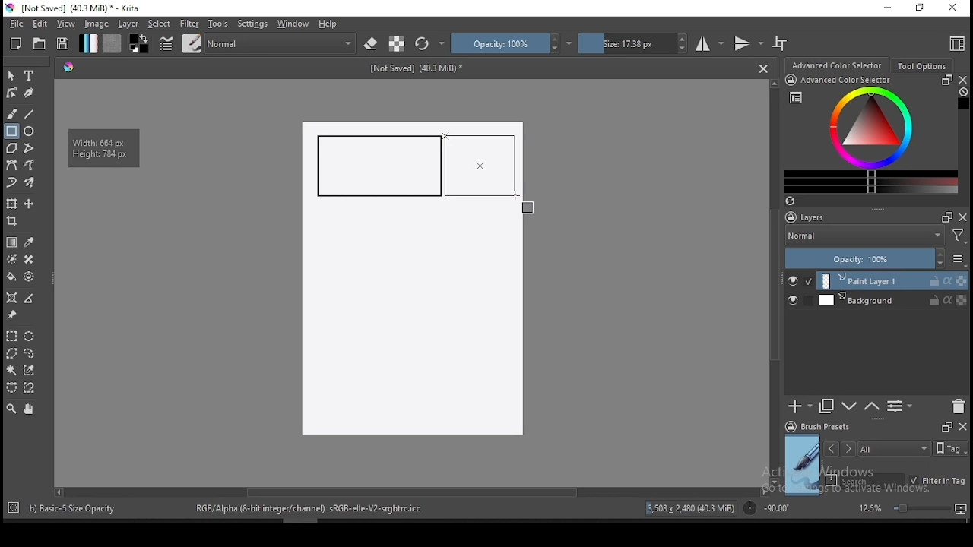 The image size is (973, 547). I want to click on bezier curve selection tool, so click(11, 388).